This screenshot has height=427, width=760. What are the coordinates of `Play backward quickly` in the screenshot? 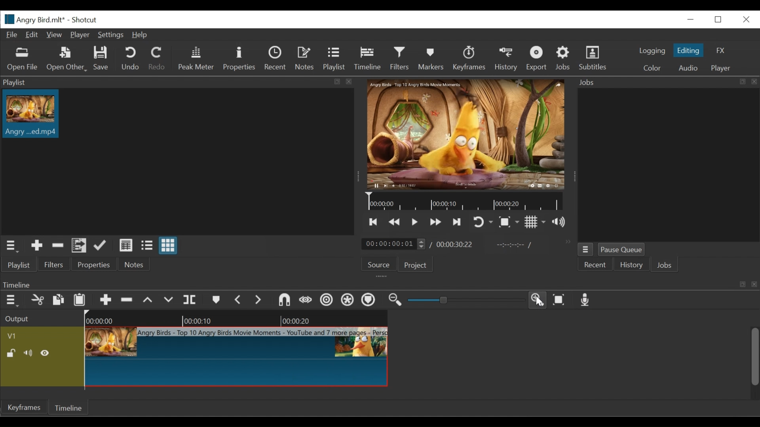 It's located at (435, 222).